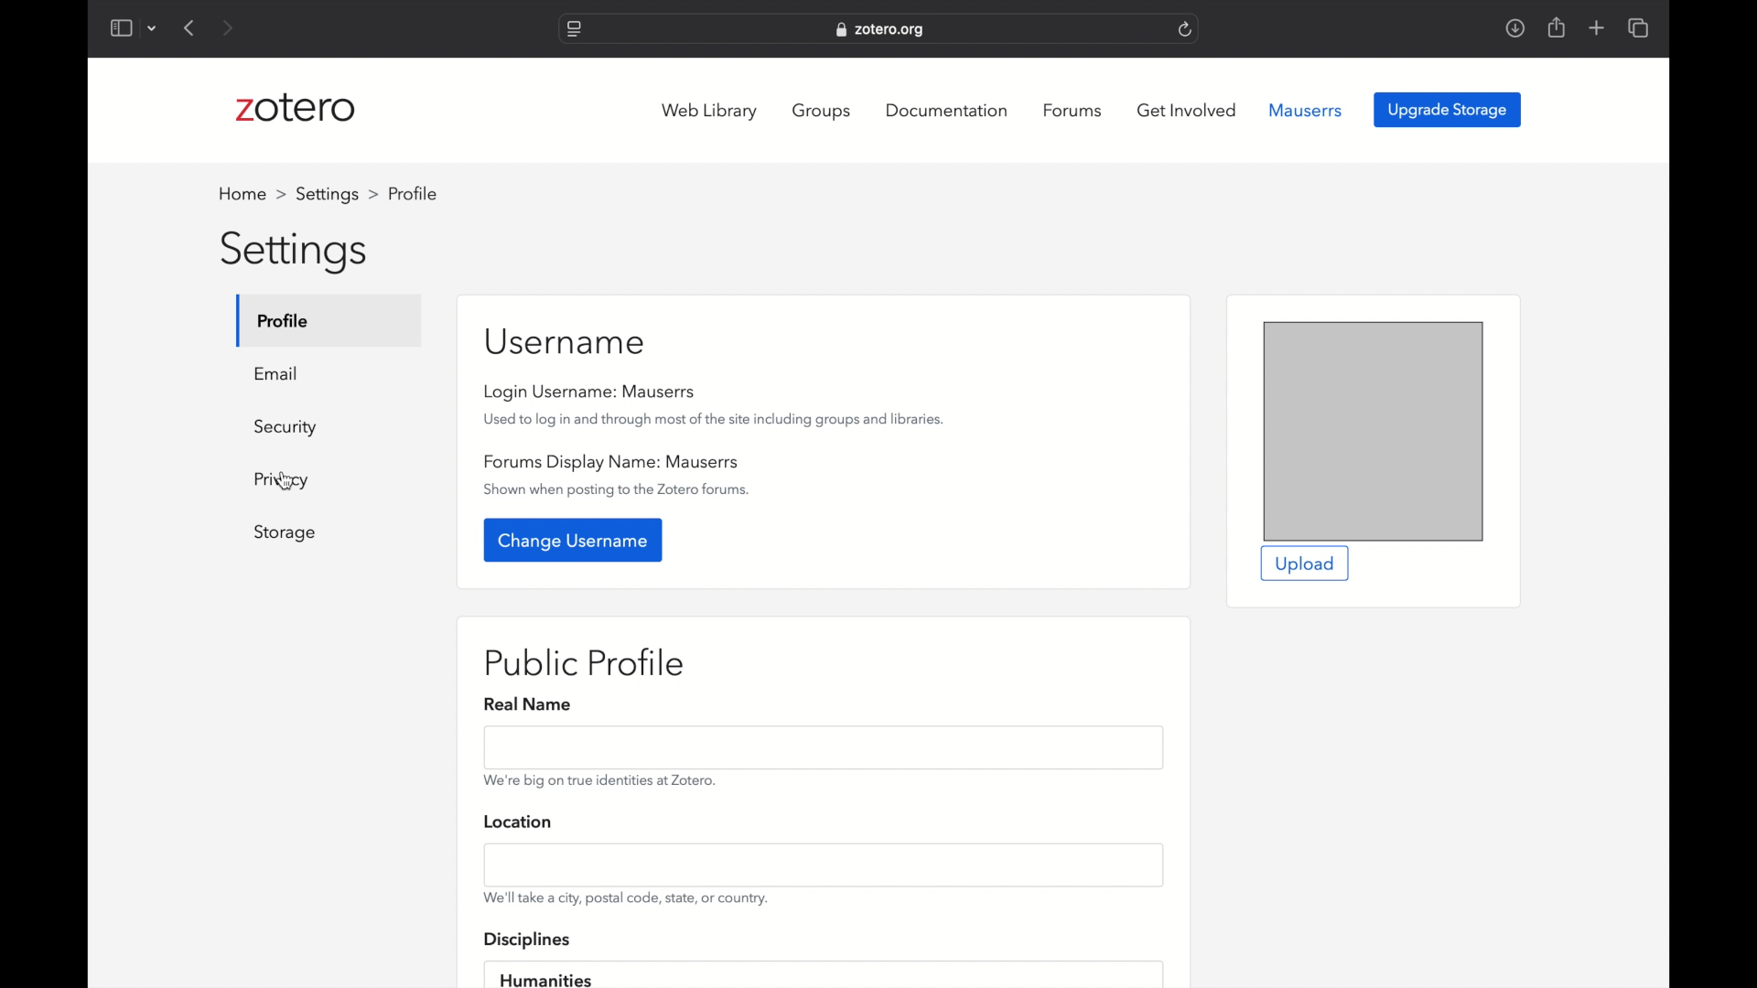  Describe the element at coordinates (1514, 29) in the screenshot. I see `downloads` at that location.